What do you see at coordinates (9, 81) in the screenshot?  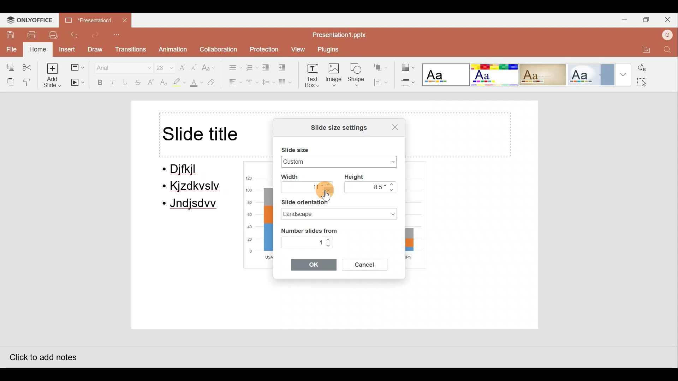 I see `Paste` at bounding box center [9, 81].